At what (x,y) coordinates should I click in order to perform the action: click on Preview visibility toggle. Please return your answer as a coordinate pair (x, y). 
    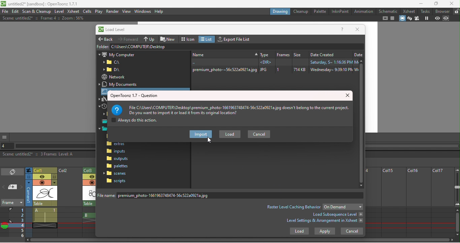
    Looking at the image, I should click on (42, 177).